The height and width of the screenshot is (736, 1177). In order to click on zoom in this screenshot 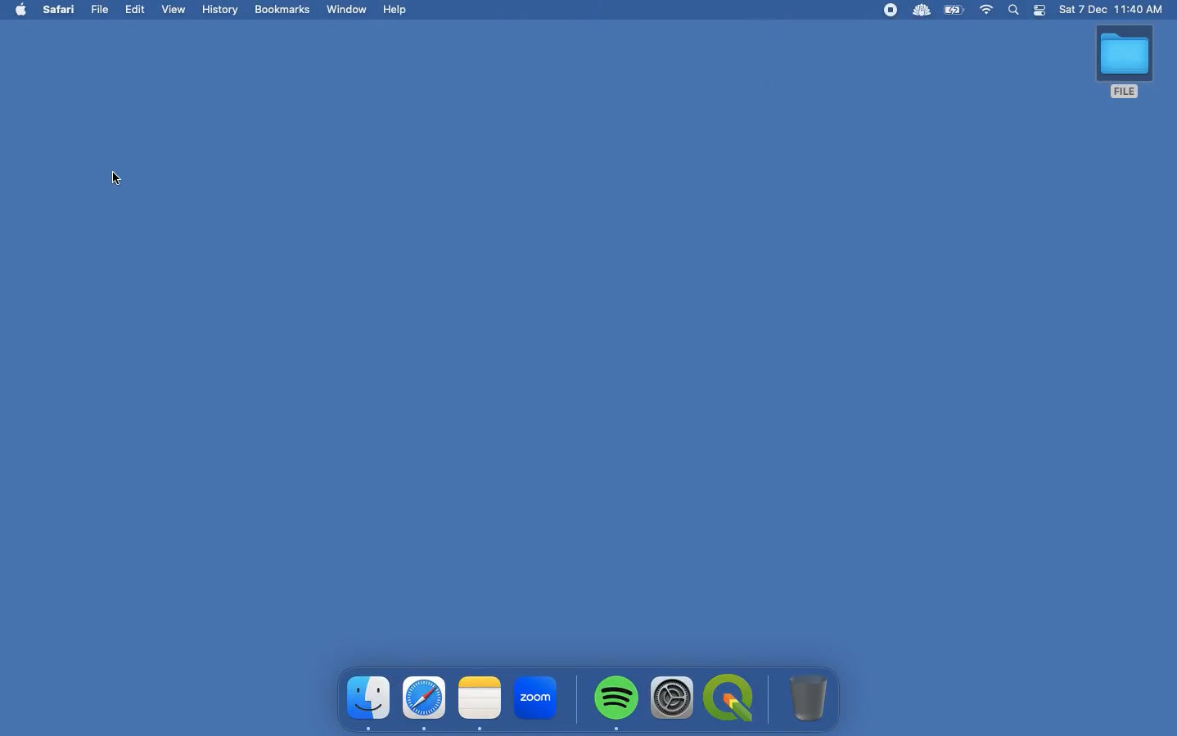, I will do `click(536, 698)`.